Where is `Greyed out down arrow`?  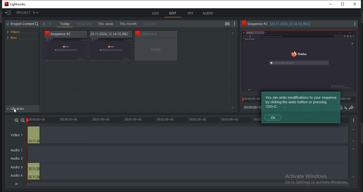 Greyed out down arrow is located at coordinates (233, 108).